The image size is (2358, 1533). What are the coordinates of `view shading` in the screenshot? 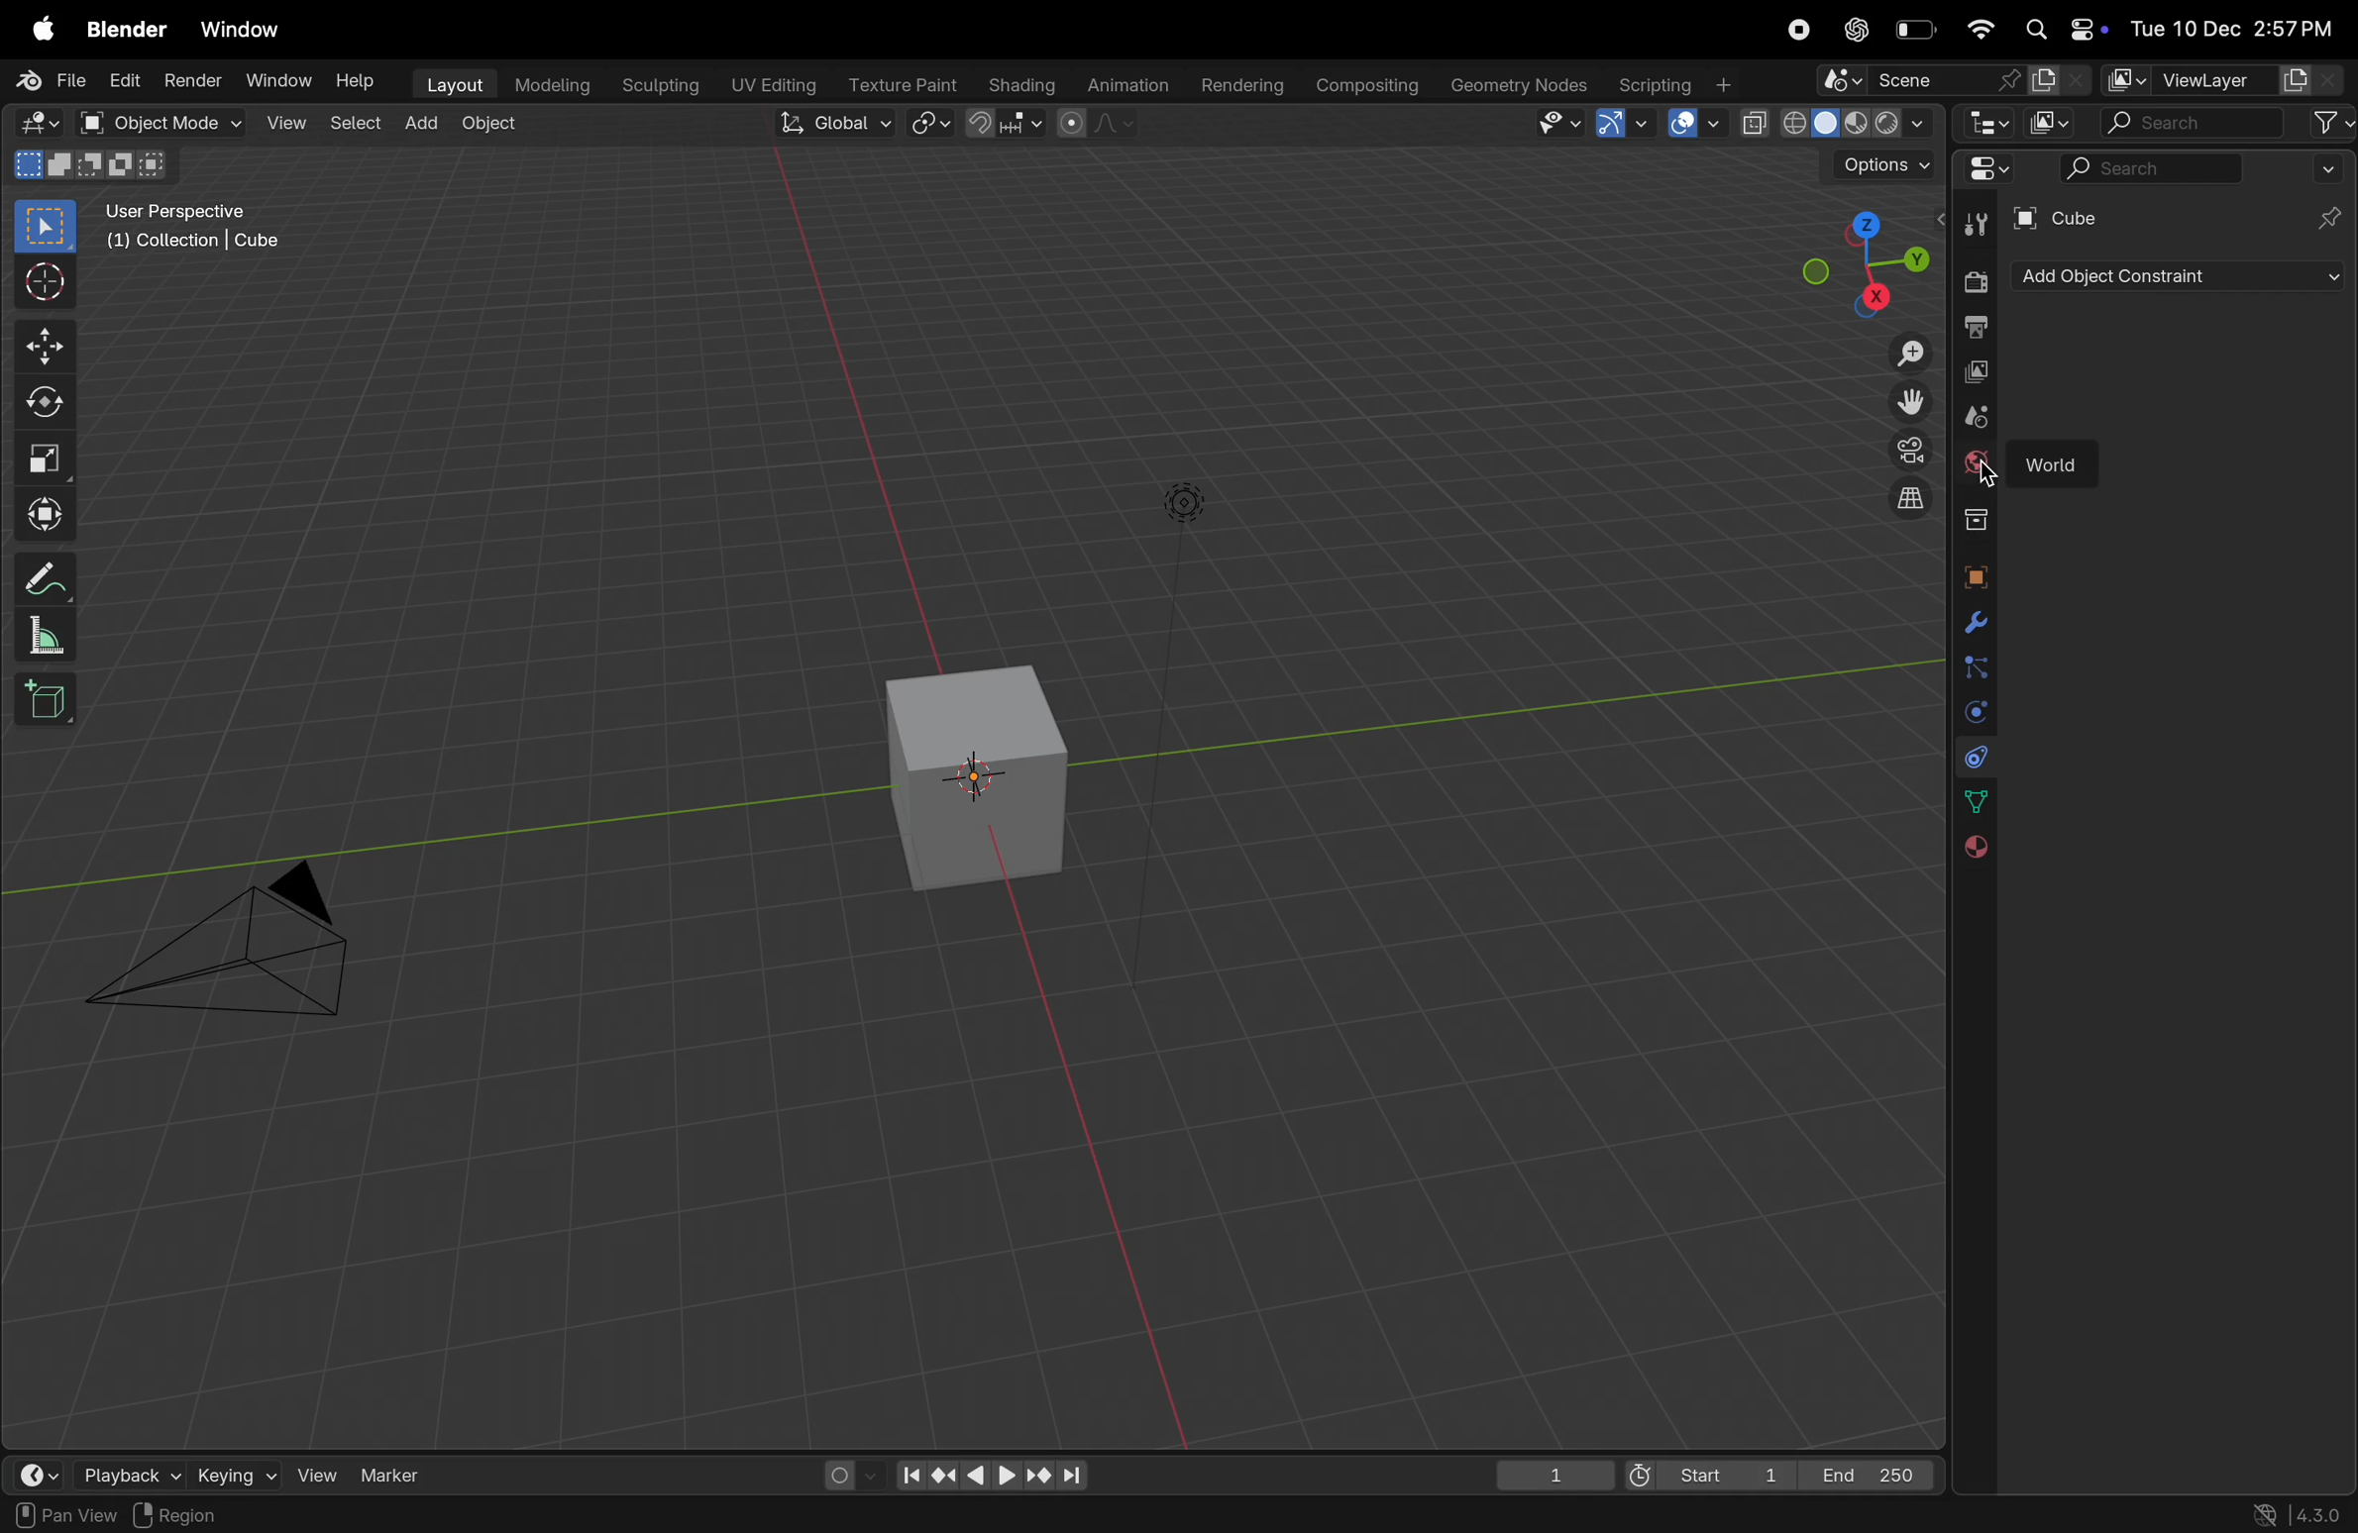 It's located at (1834, 125).